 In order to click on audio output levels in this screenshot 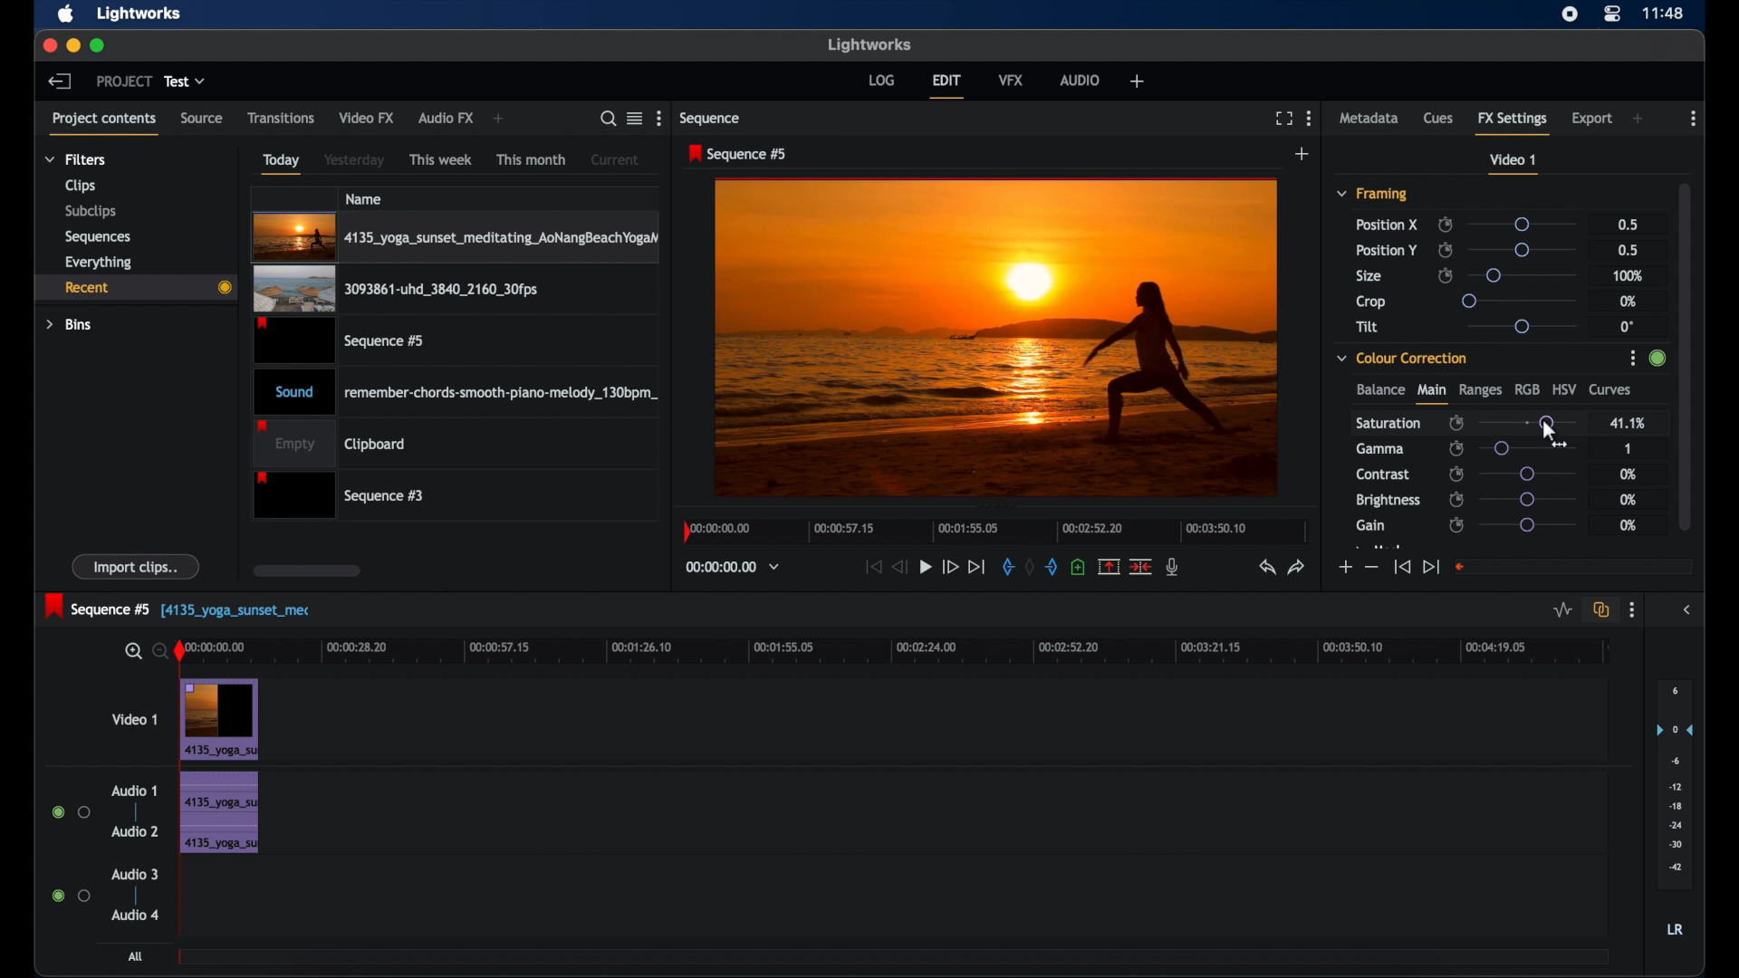, I will do `click(1674, 785)`.